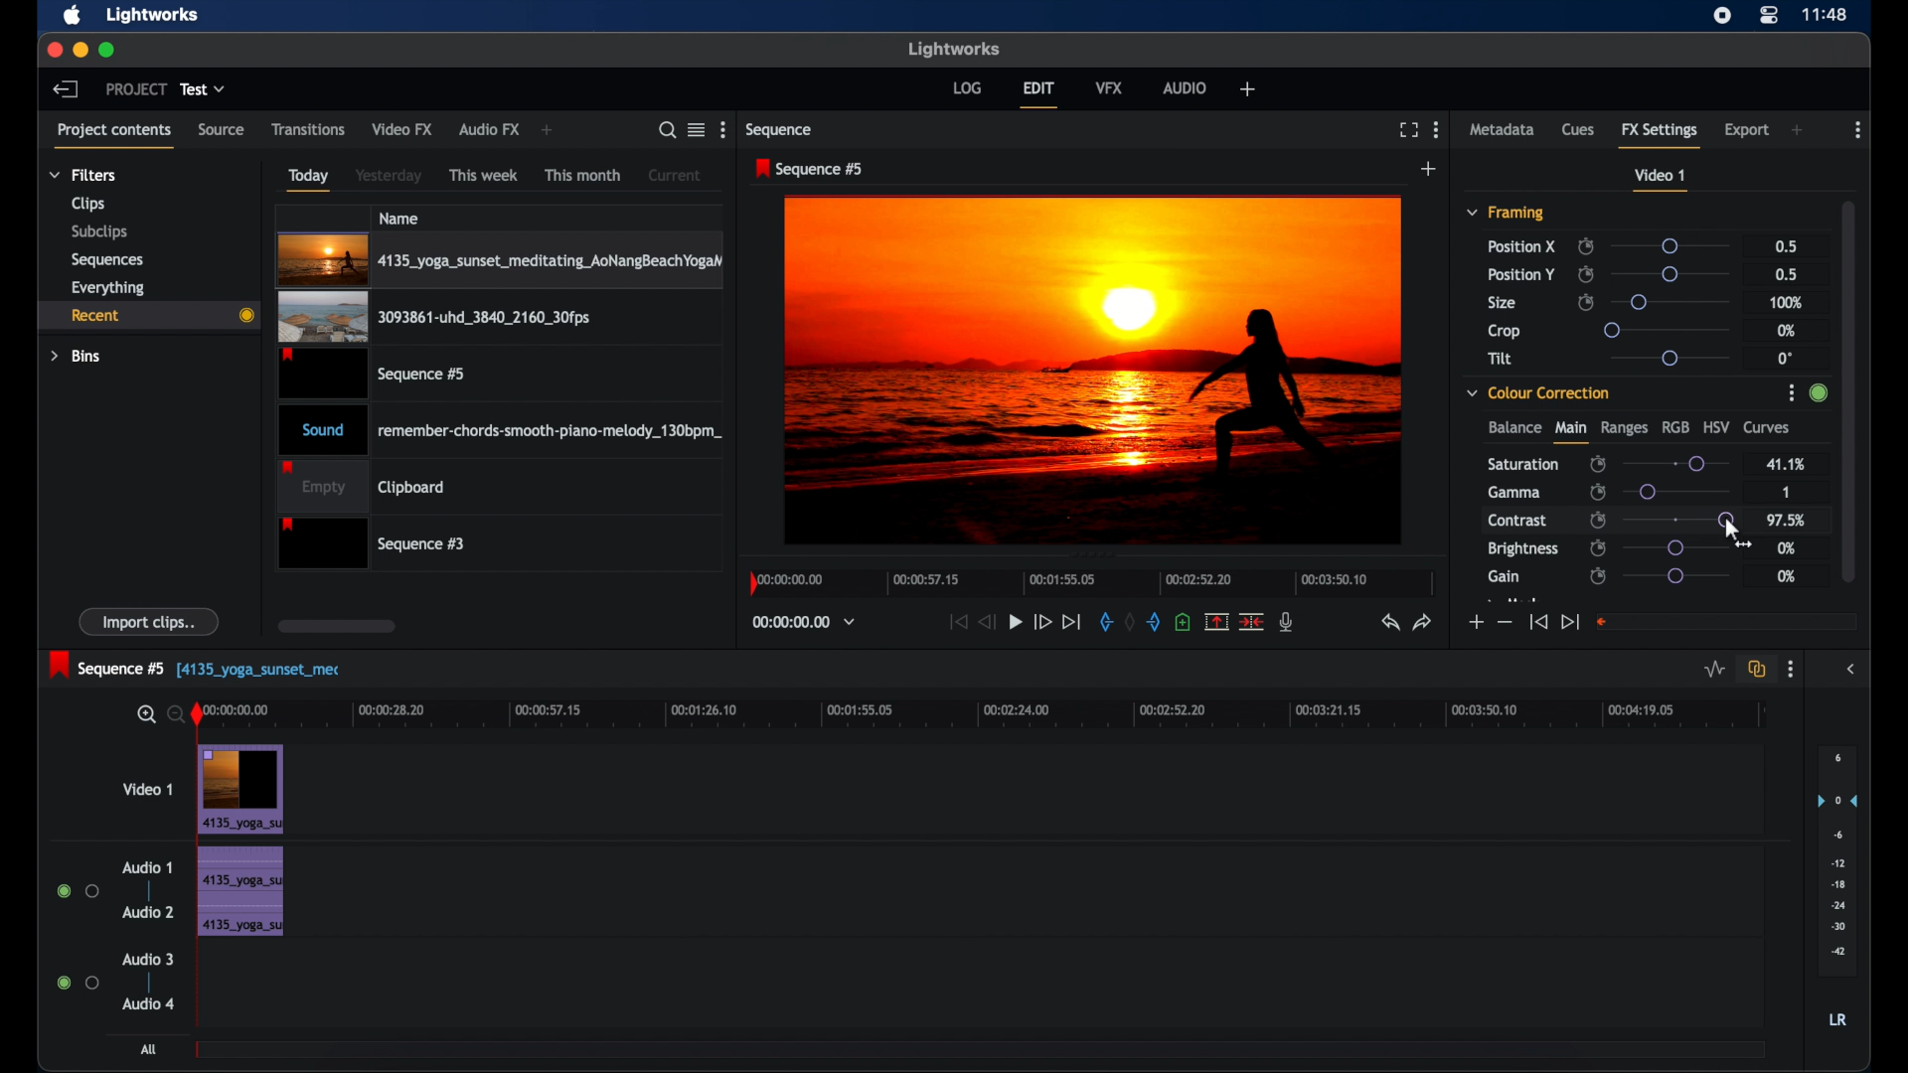  Describe the element at coordinates (1669, 329) in the screenshot. I see `slider` at that location.